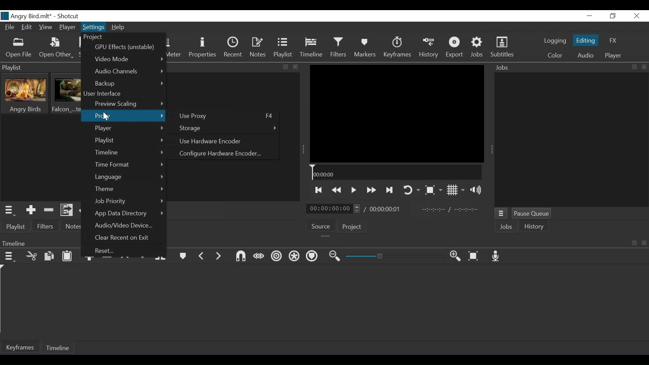 Image resolution: width=649 pixels, height=365 pixels. What do you see at coordinates (129, 213) in the screenshot?
I see `App Data Directory` at bounding box center [129, 213].